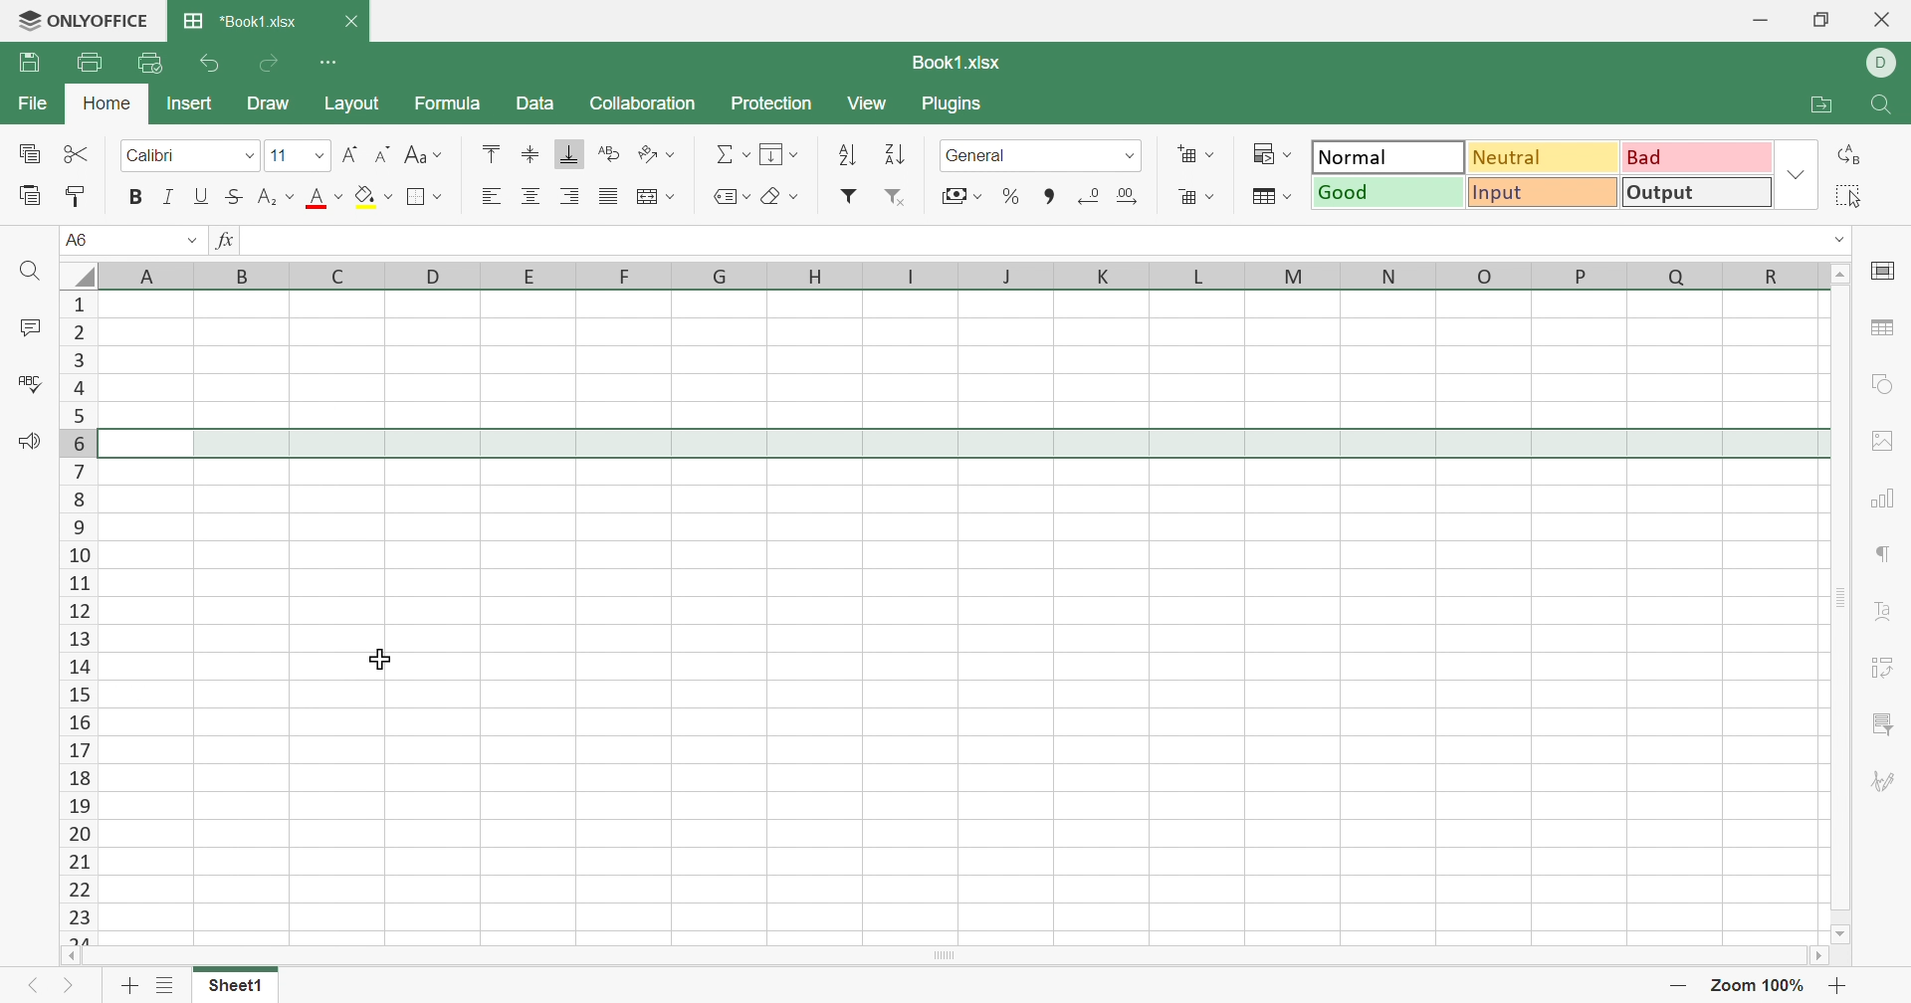 This screenshot has height=1003, width=1911. I want to click on Insert, so click(189, 103).